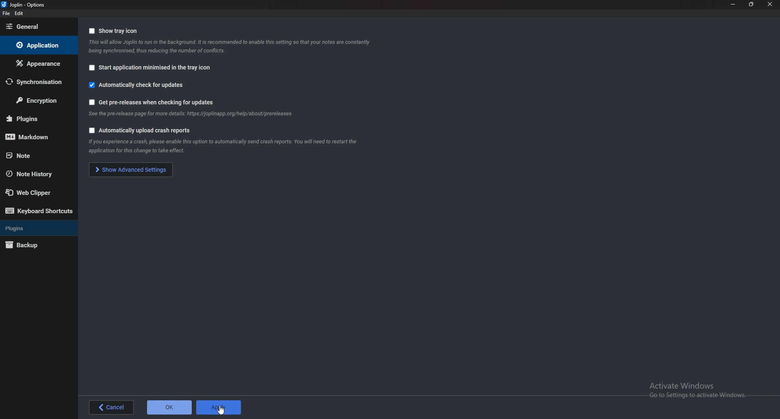 The image size is (780, 419). I want to click on Appearance, so click(37, 64).